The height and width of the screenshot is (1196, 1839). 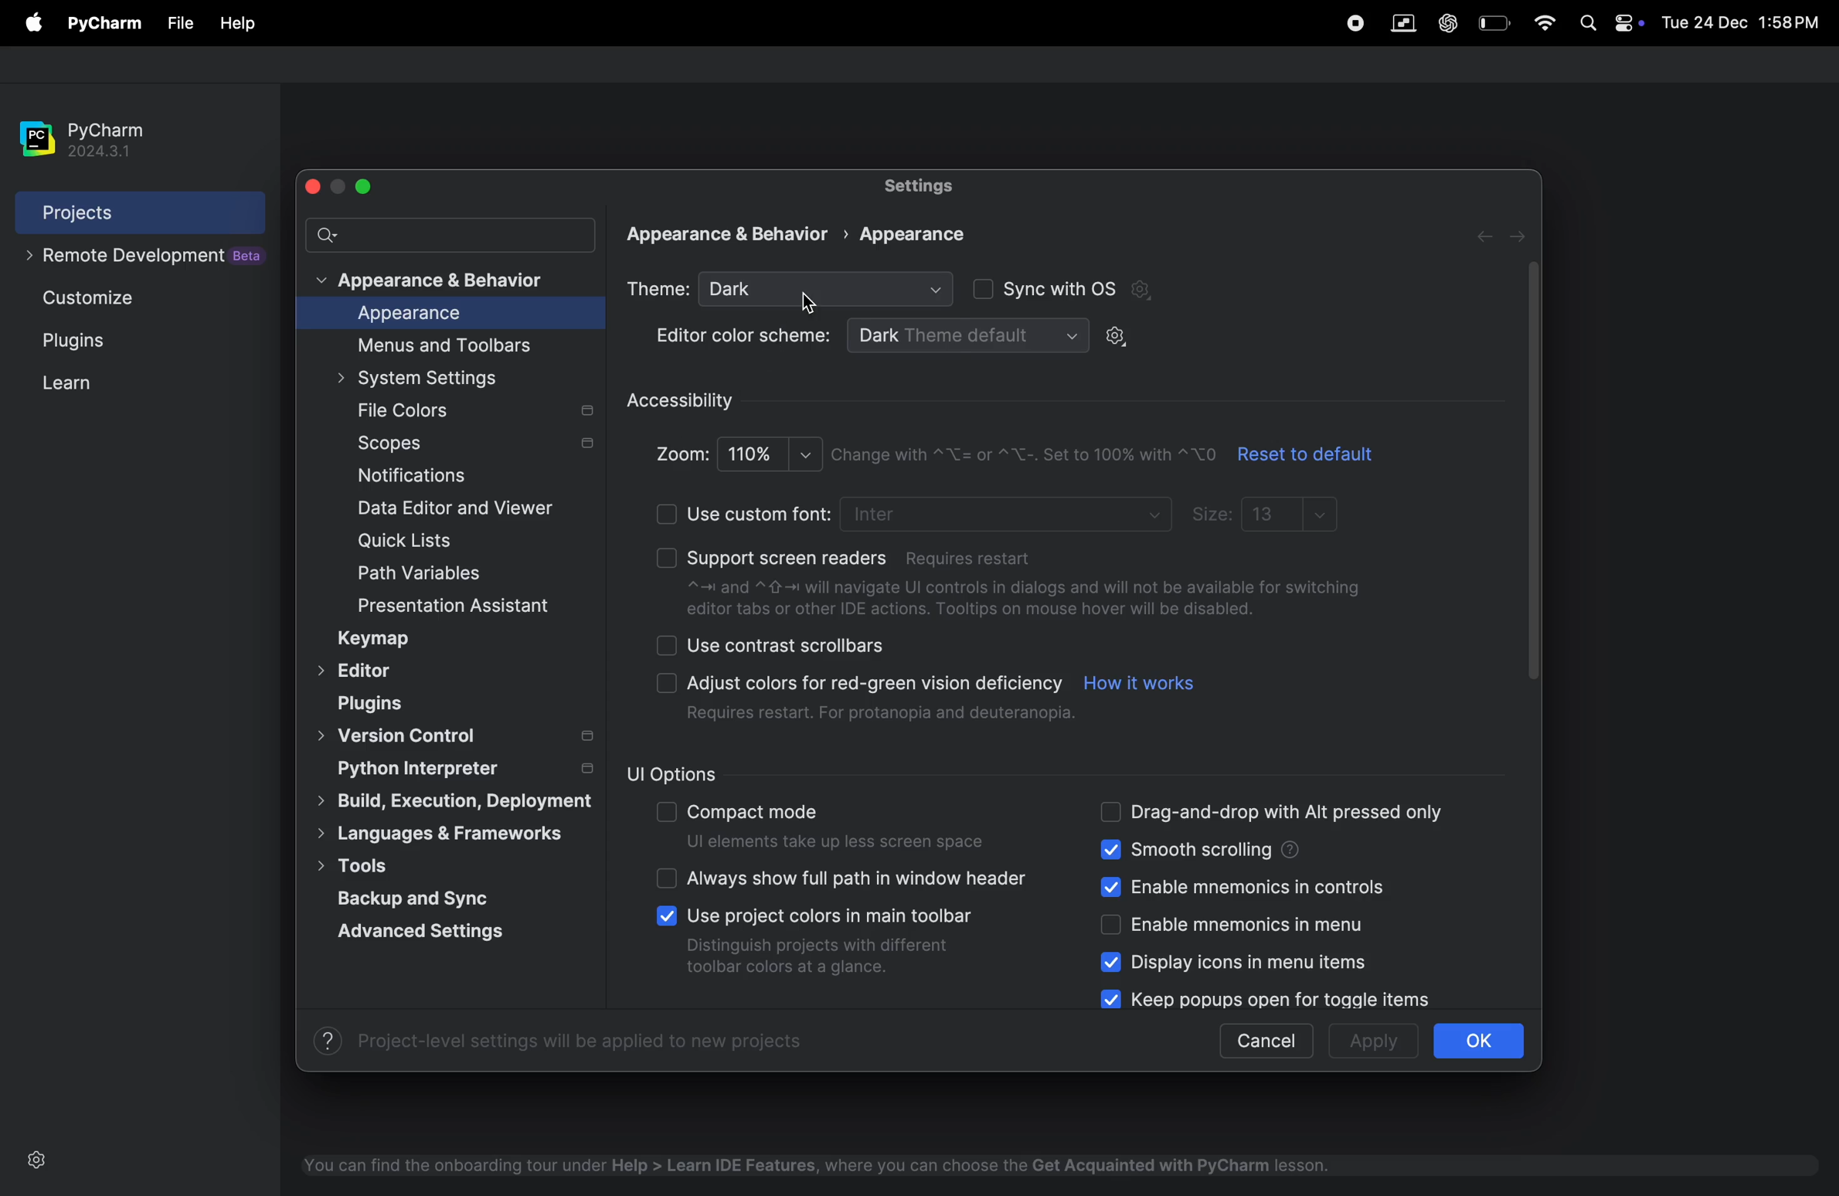 What do you see at coordinates (1274, 963) in the screenshot?
I see `display icons in menu items` at bounding box center [1274, 963].